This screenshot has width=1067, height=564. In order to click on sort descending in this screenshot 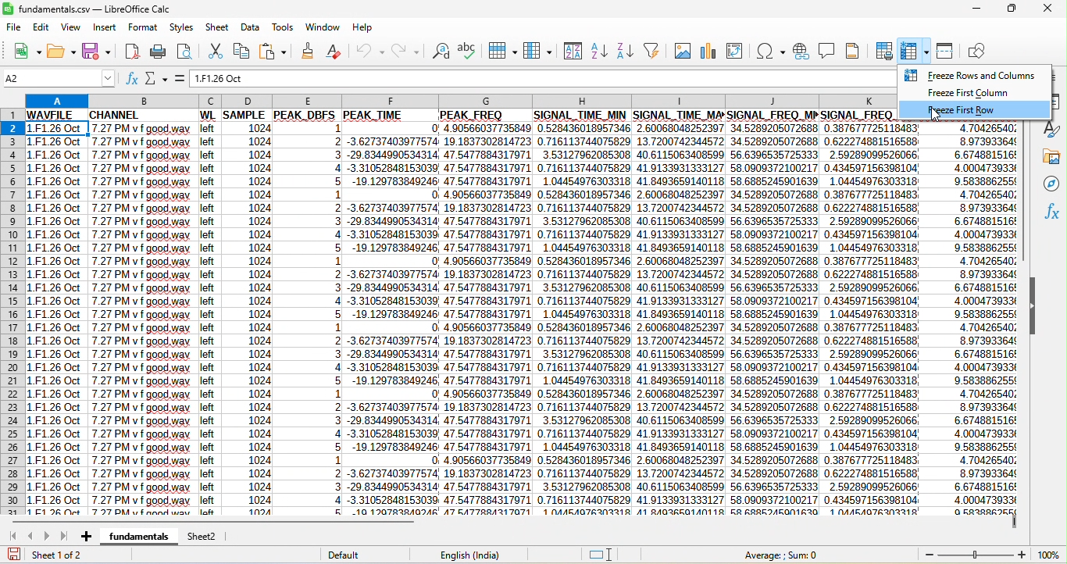, I will do `click(623, 52)`.